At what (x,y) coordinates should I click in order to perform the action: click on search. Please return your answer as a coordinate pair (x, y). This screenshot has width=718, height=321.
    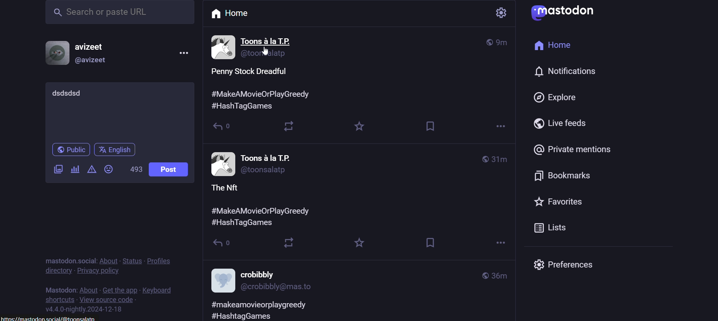
    Looking at the image, I should click on (120, 16).